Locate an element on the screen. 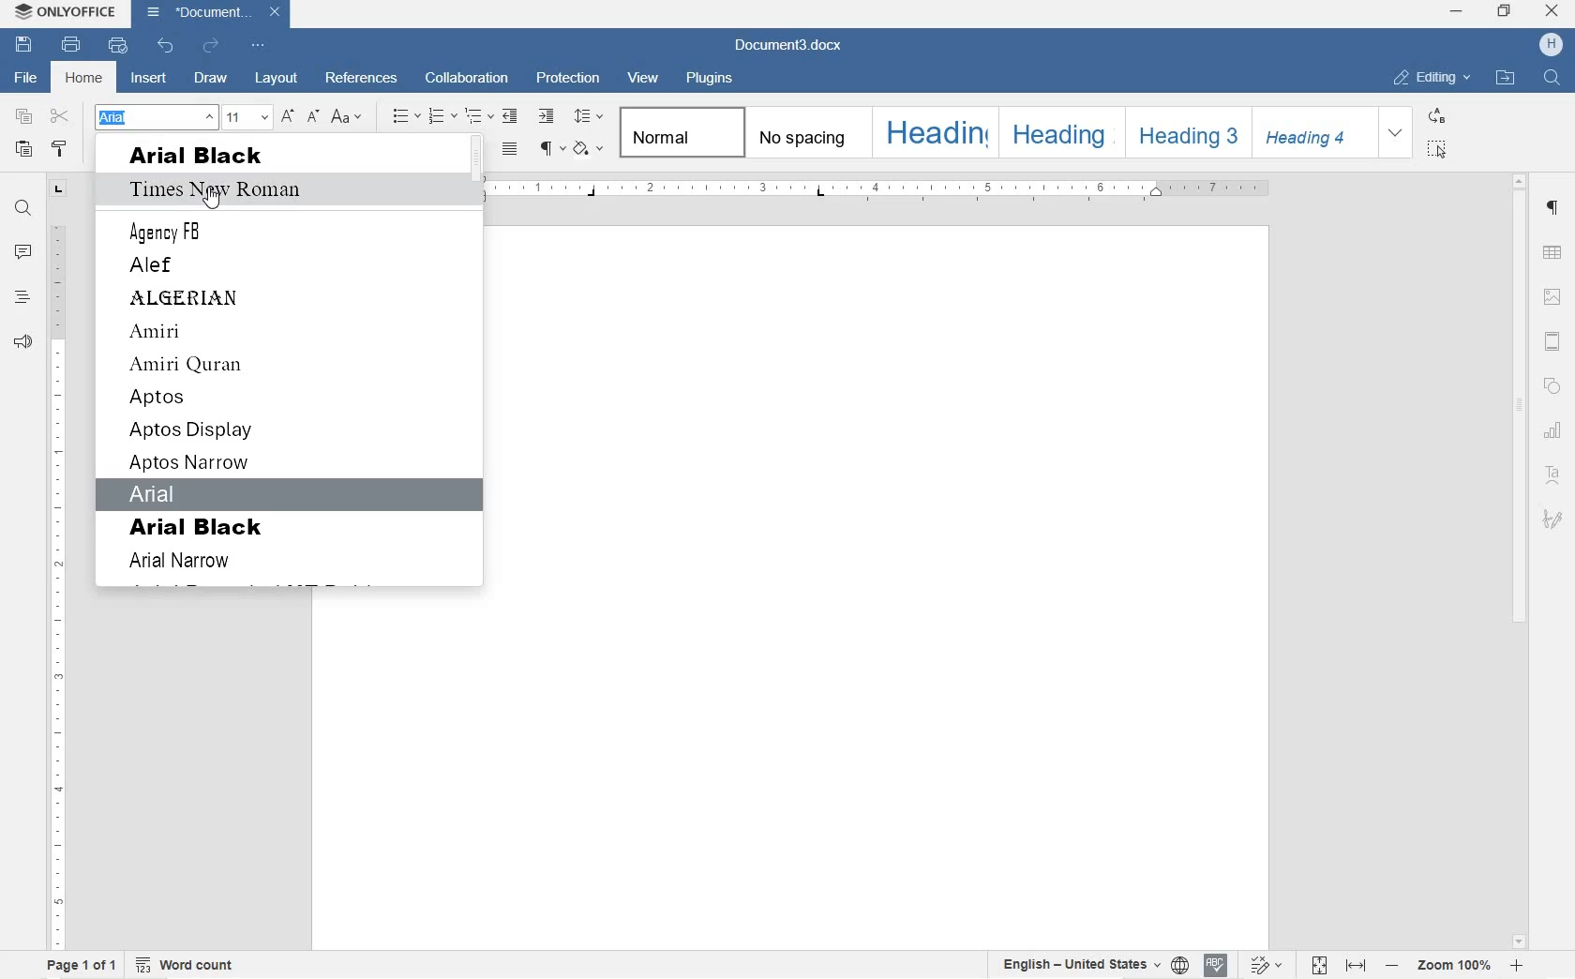 This screenshot has height=979, width=1575. INSERT is located at coordinates (149, 79).